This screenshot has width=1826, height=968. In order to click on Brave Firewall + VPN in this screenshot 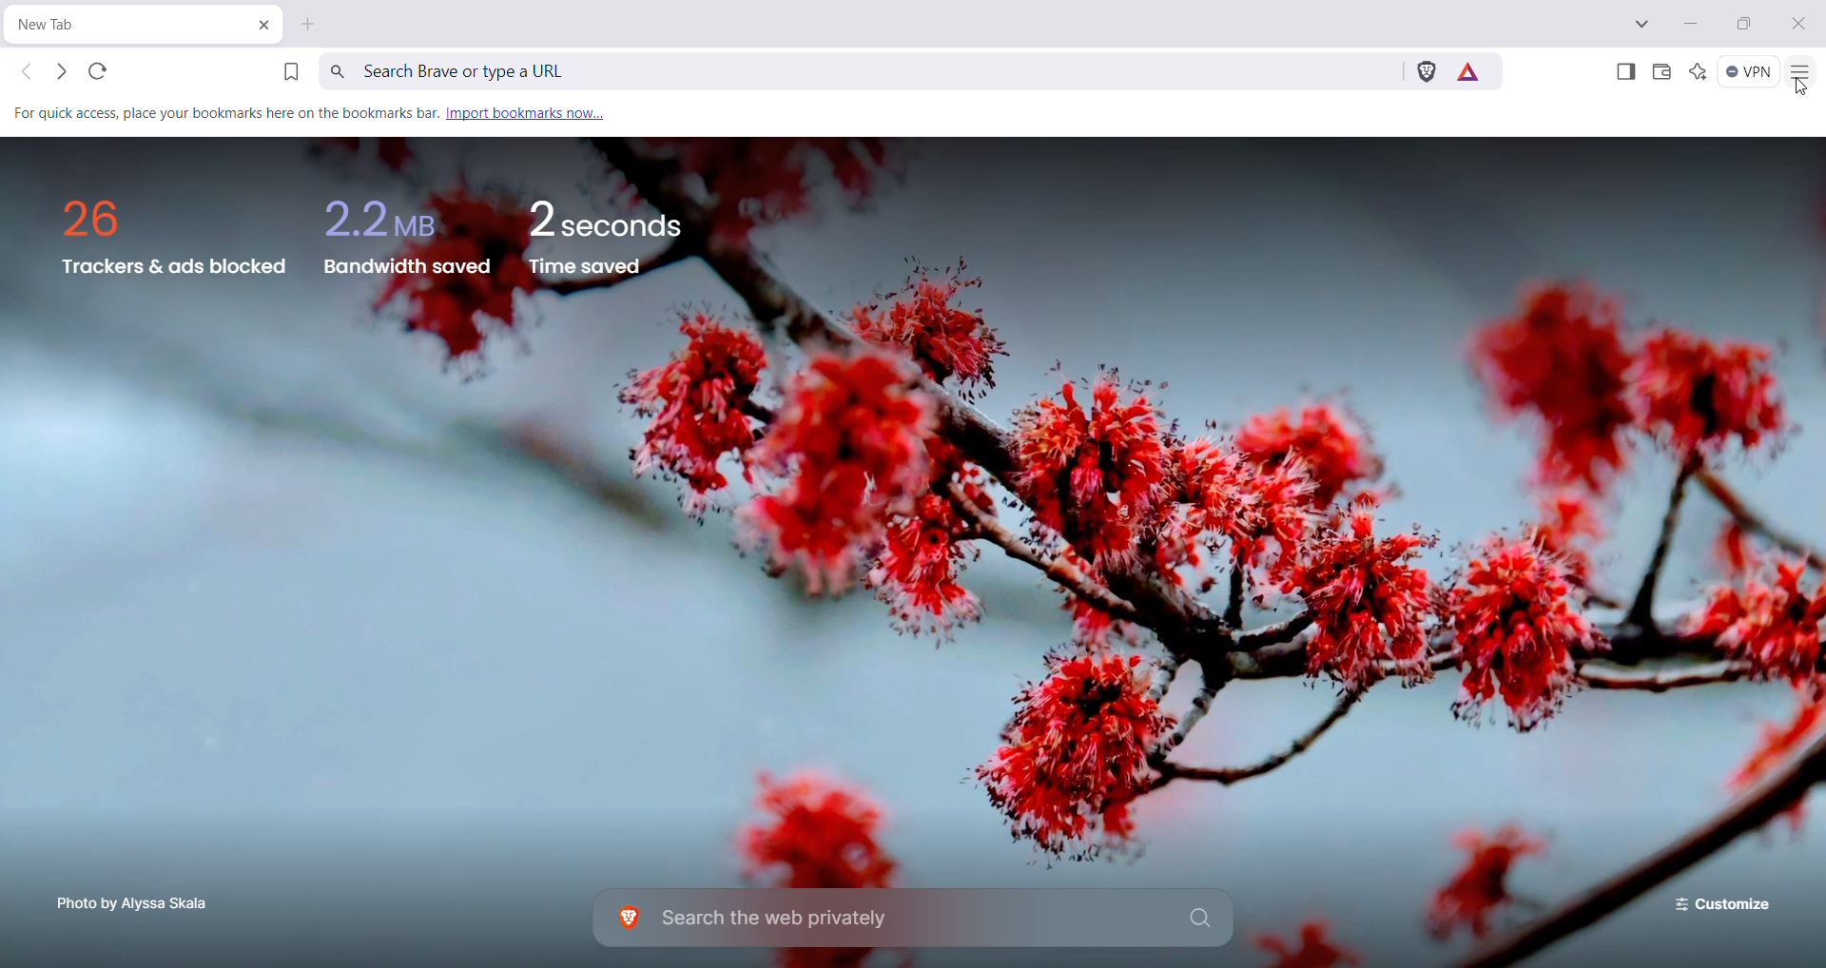, I will do `click(1750, 71)`.